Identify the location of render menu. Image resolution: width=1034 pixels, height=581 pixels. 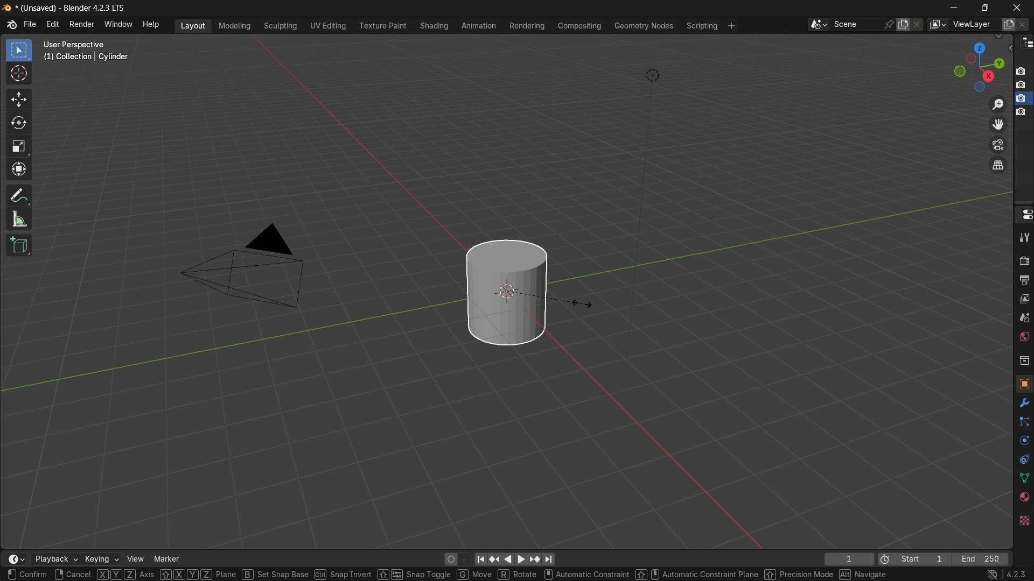
(81, 24).